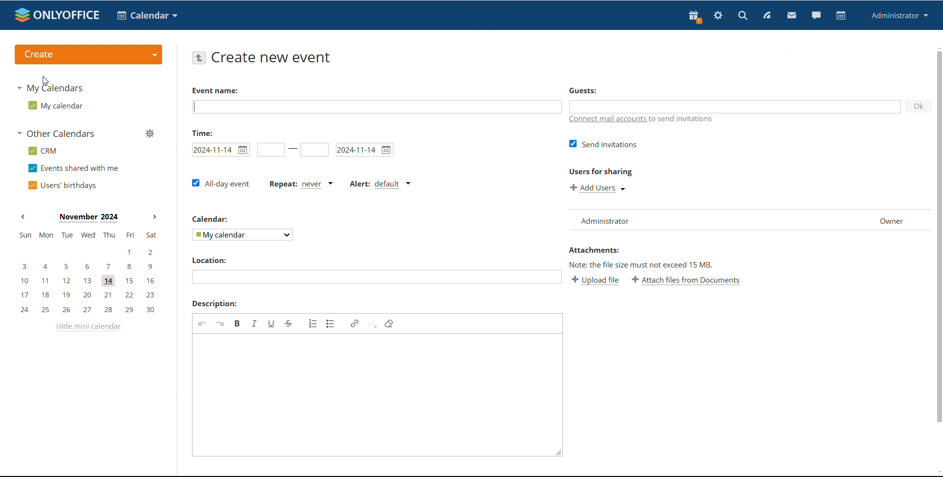 The height and width of the screenshot is (477, 943). Describe the element at coordinates (314, 150) in the screenshot. I see `set end time` at that location.